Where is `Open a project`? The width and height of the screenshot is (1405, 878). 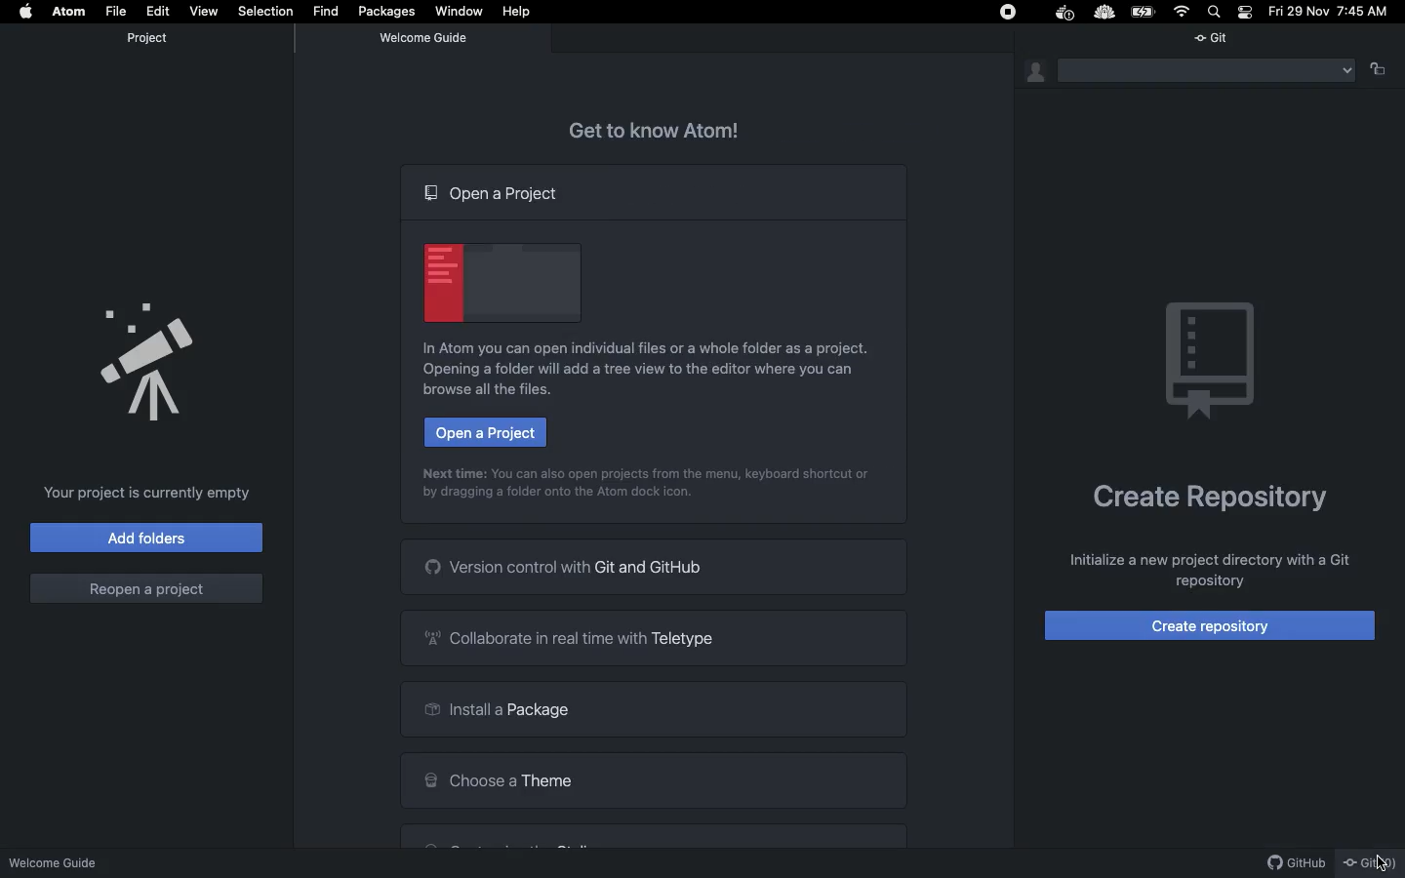
Open a project is located at coordinates (487, 433).